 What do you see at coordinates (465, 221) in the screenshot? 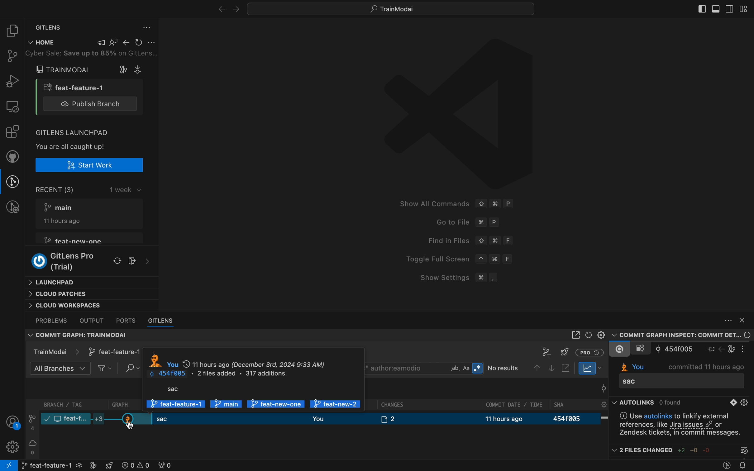
I see `Goto File 3% P` at bounding box center [465, 221].